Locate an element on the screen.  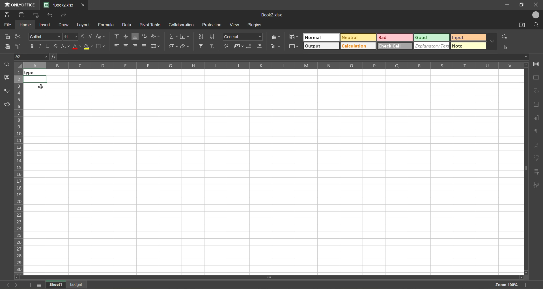
protection is located at coordinates (212, 25).